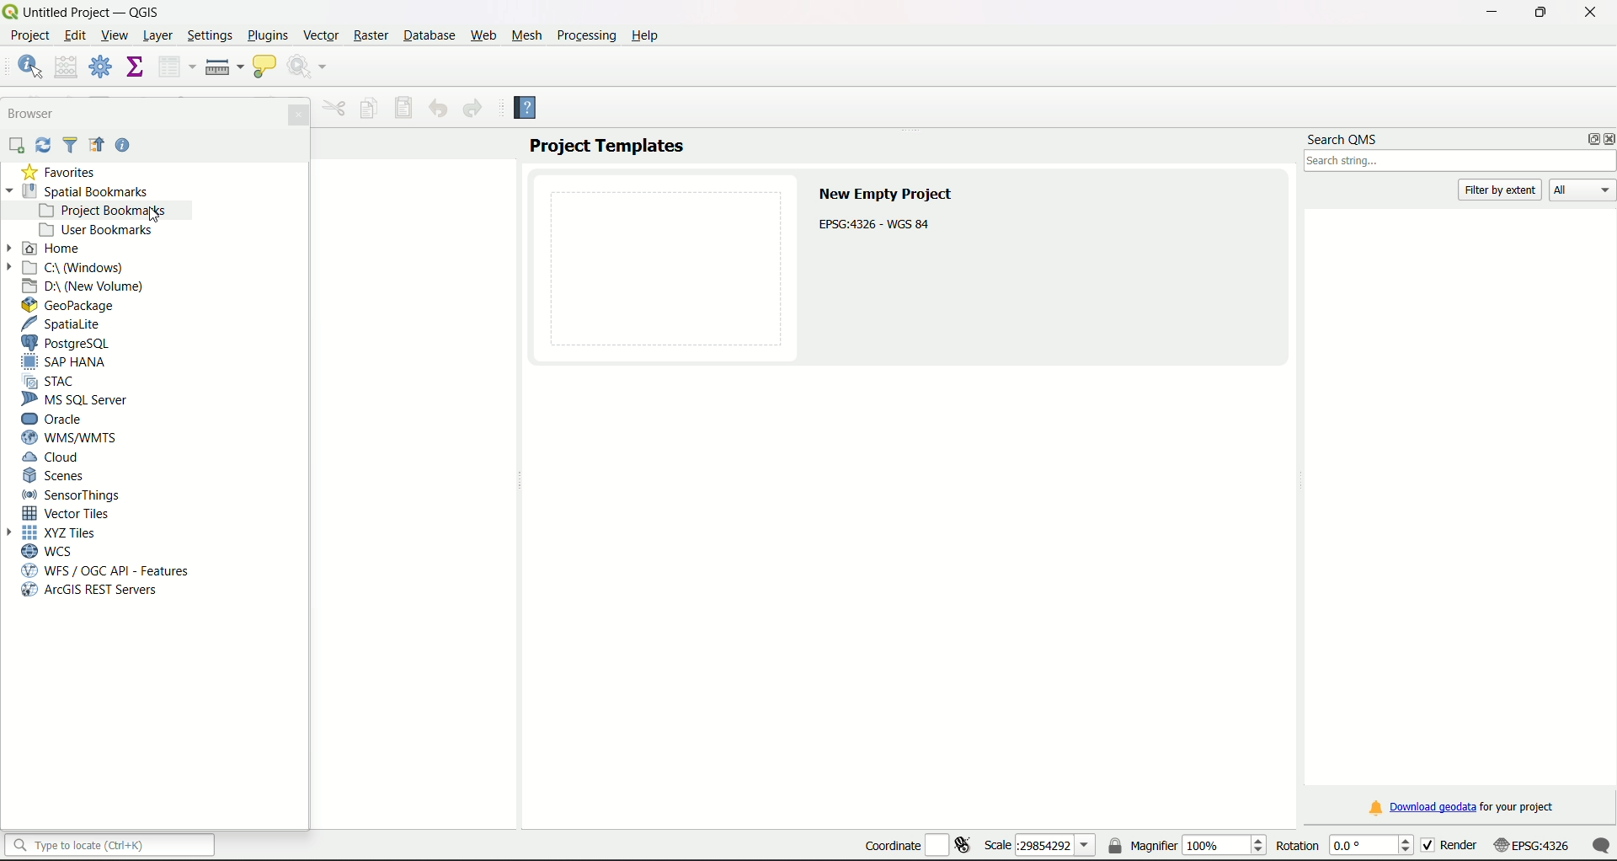 The height and width of the screenshot is (861, 1617). What do you see at coordinates (890, 211) in the screenshot?
I see `text` at bounding box center [890, 211].